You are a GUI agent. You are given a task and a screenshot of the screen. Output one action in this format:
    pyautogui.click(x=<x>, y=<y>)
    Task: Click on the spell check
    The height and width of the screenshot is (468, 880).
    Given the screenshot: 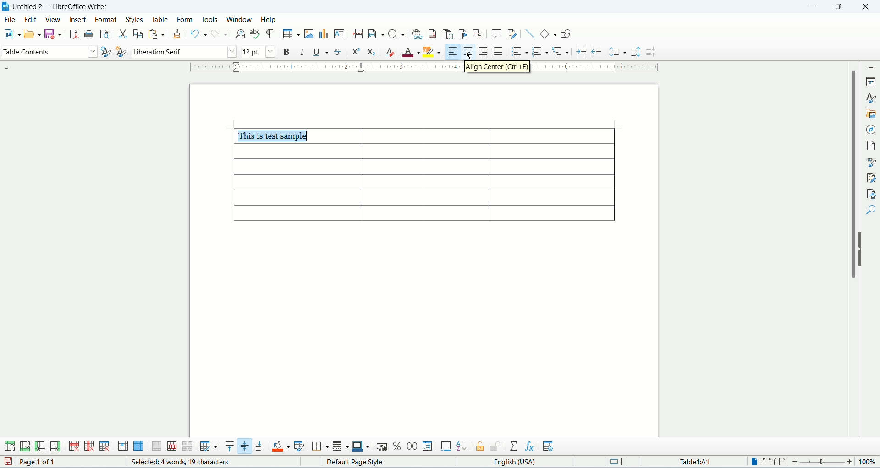 What is the action you would take?
    pyautogui.click(x=256, y=33)
    